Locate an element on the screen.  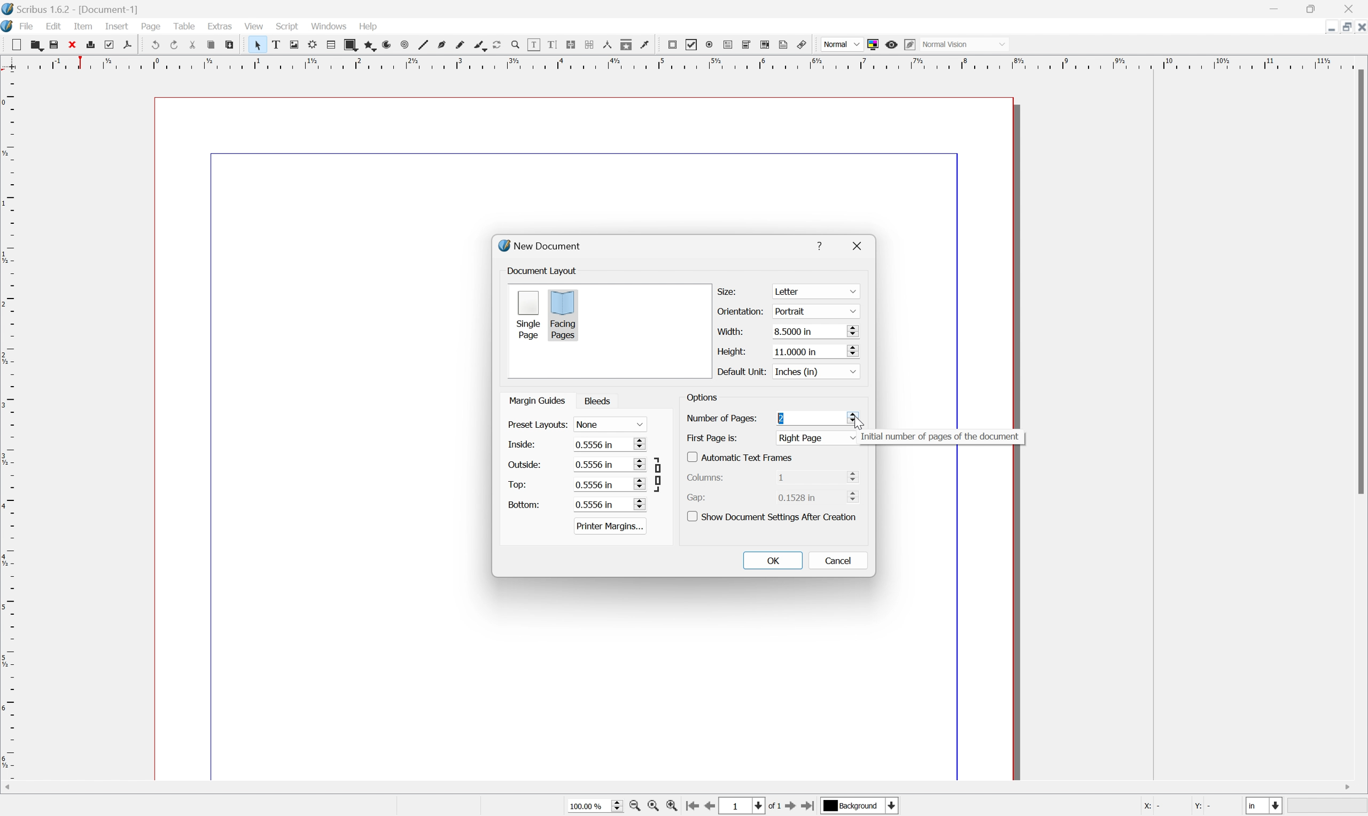
zoom to 100% is located at coordinates (655, 807).